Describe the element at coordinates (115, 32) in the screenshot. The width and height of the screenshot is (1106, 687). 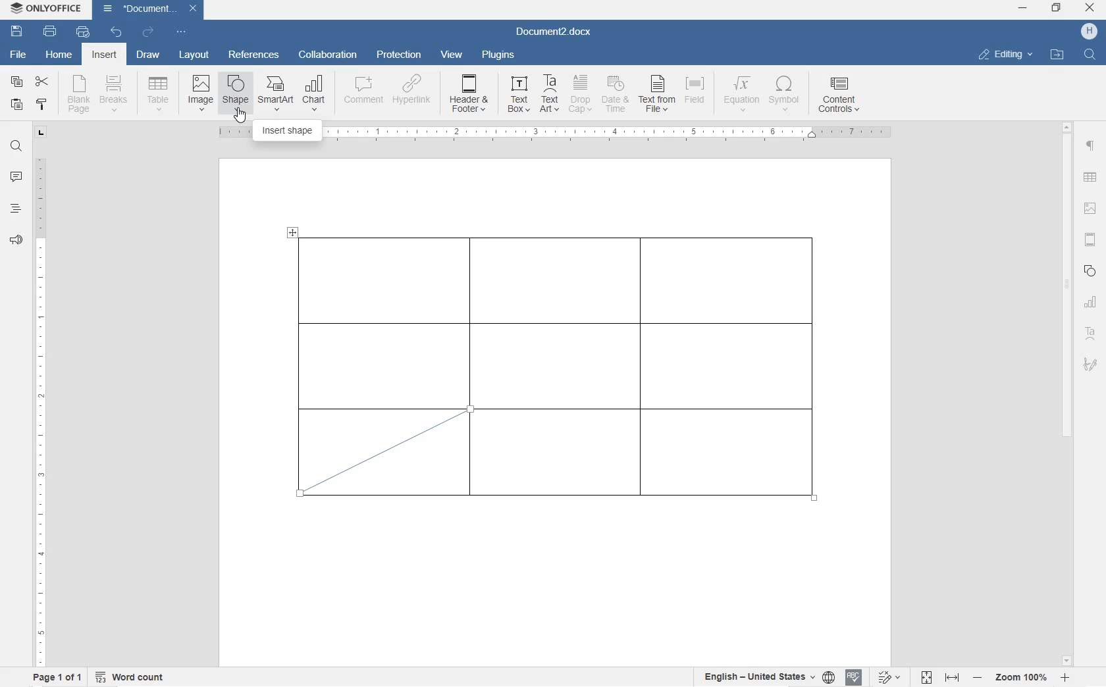
I see `undo` at that location.